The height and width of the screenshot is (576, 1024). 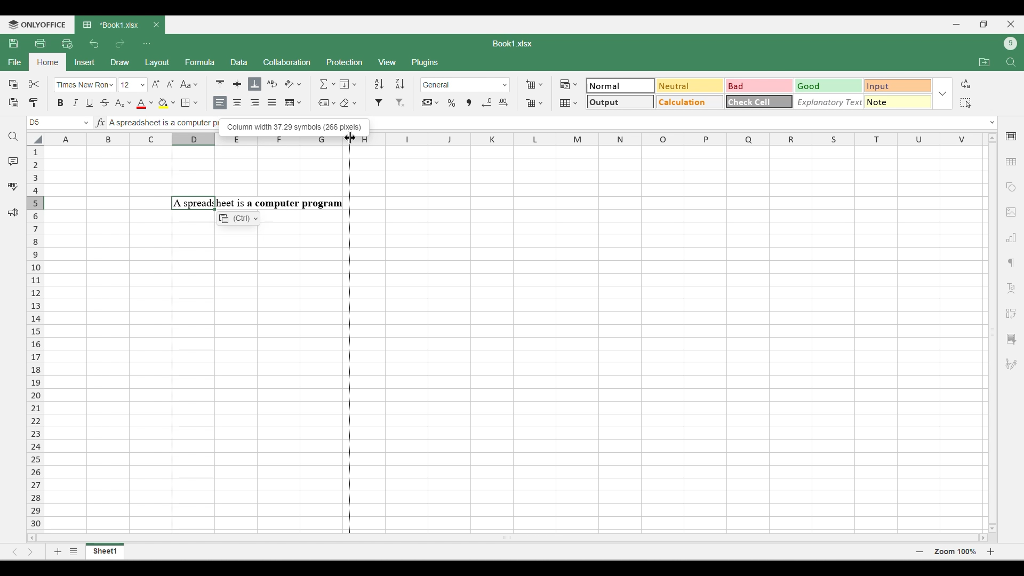 I want to click on Cell settings, so click(x=1012, y=137).